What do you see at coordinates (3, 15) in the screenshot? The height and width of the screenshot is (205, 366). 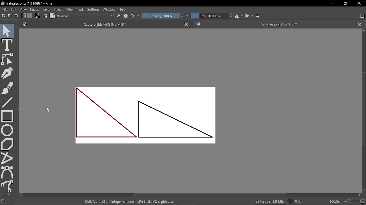 I see `New document` at bounding box center [3, 15].